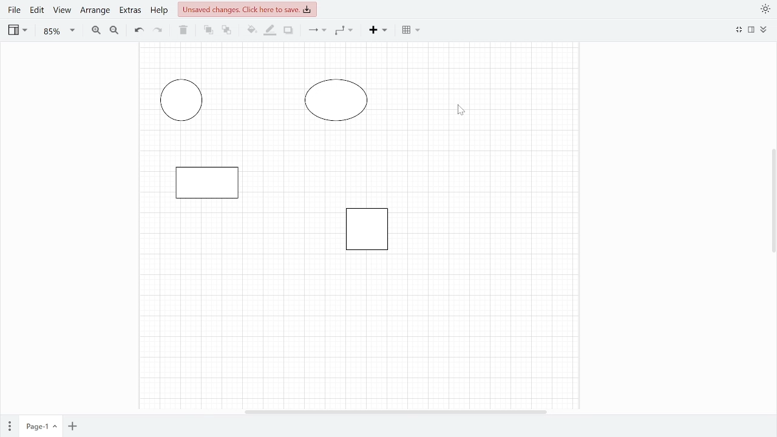  What do you see at coordinates (206, 181) in the screenshot?
I see `Rectangle` at bounding box center [206, 181].